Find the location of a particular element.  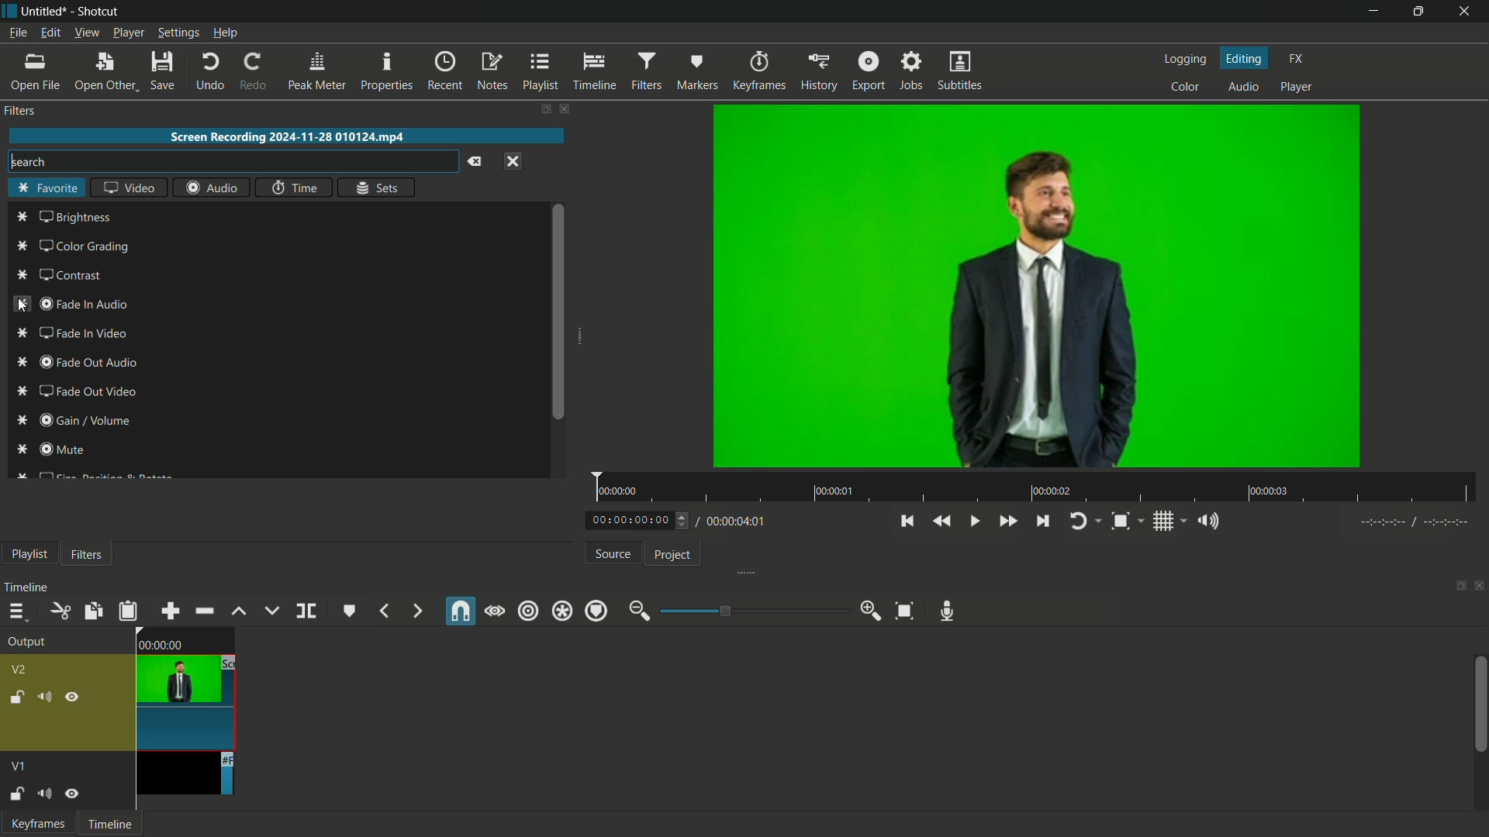

color is located at coordinates (1184, 88).